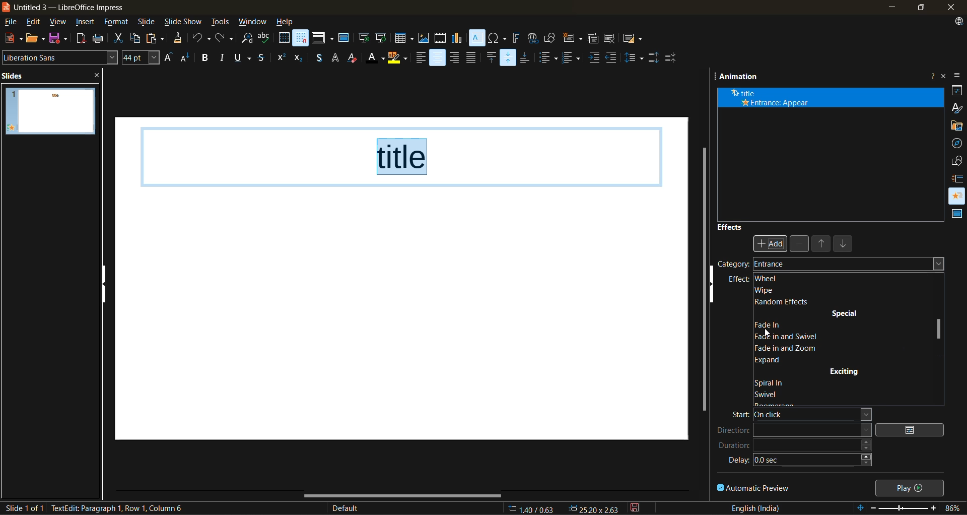  What do you see at coordinates (186, 59) in the screenshot?
I see `decrease font size` at bounding box center [186, 59].